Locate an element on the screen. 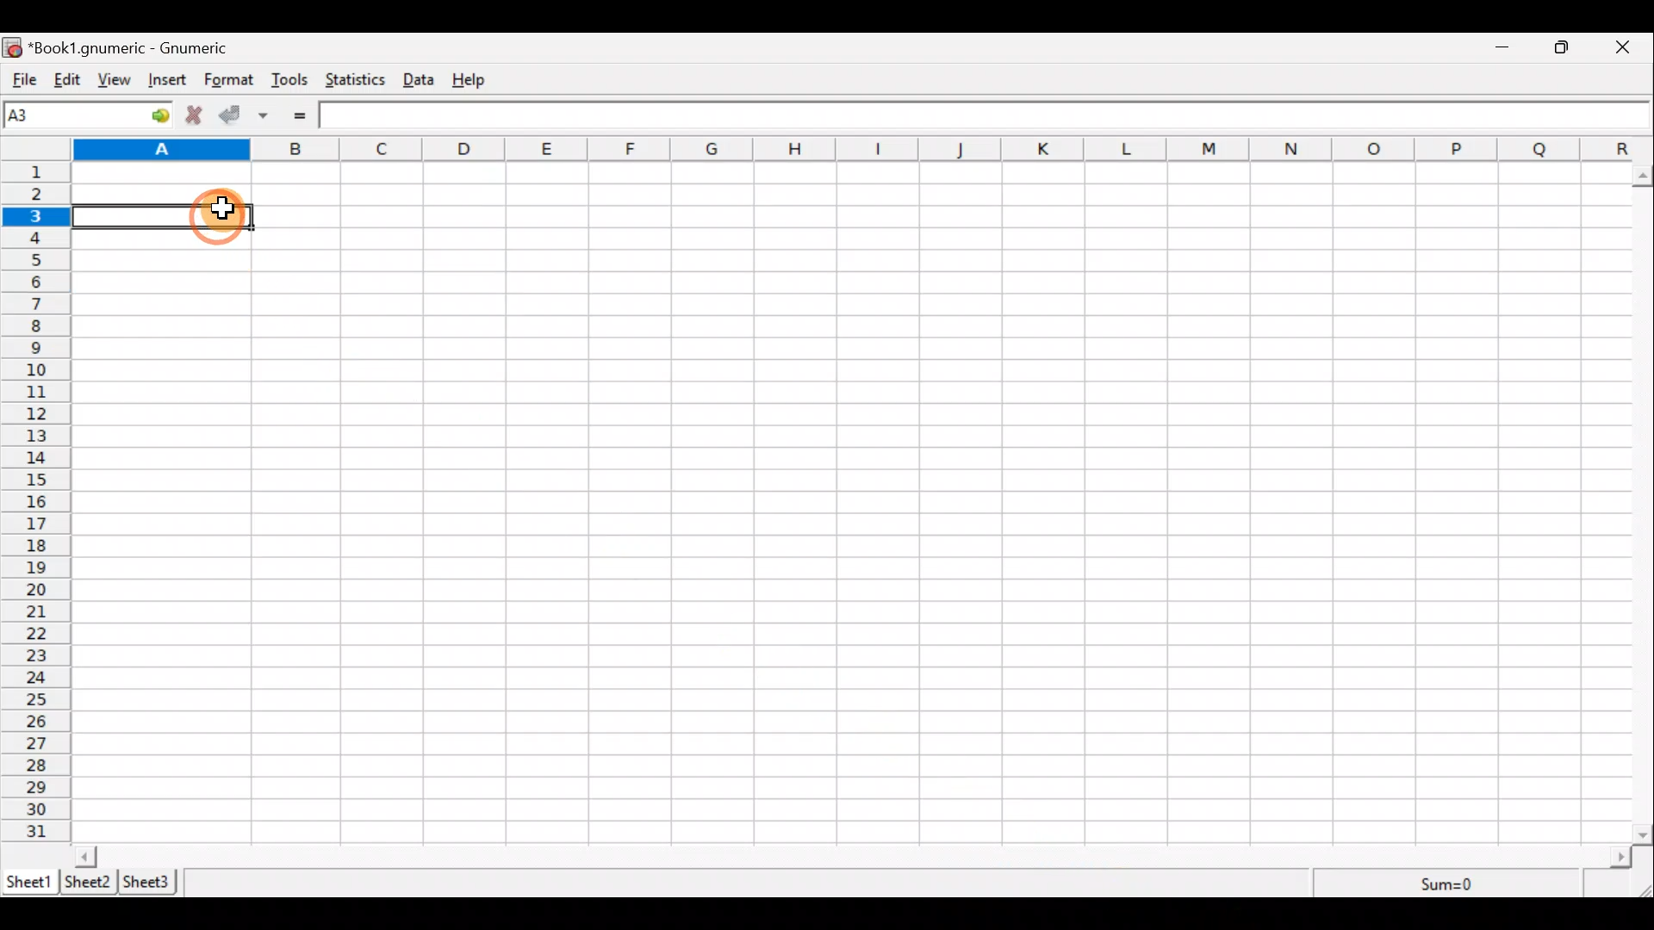 Image resolution: width=1654 pixels, height=930 pixels. Insert is located at coordinates (167, 80).